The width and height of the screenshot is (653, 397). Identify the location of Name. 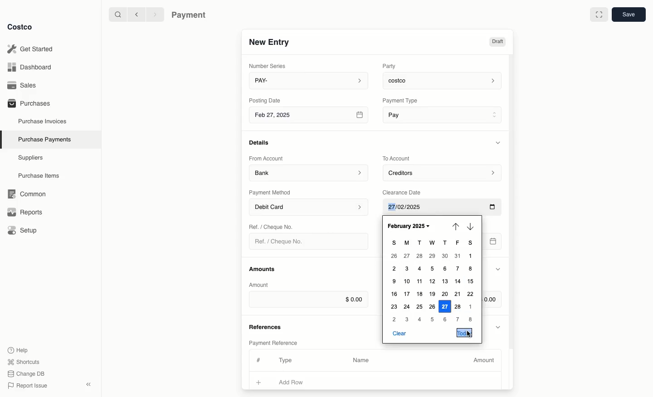
(361, 360).